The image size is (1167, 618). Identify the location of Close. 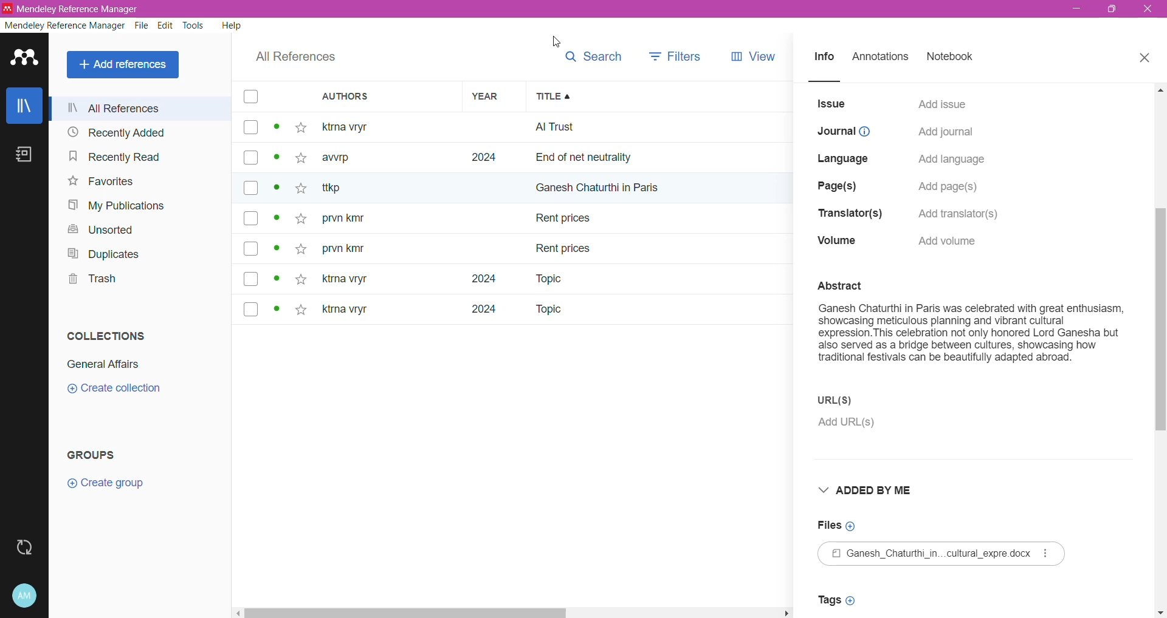
(1145, 58).